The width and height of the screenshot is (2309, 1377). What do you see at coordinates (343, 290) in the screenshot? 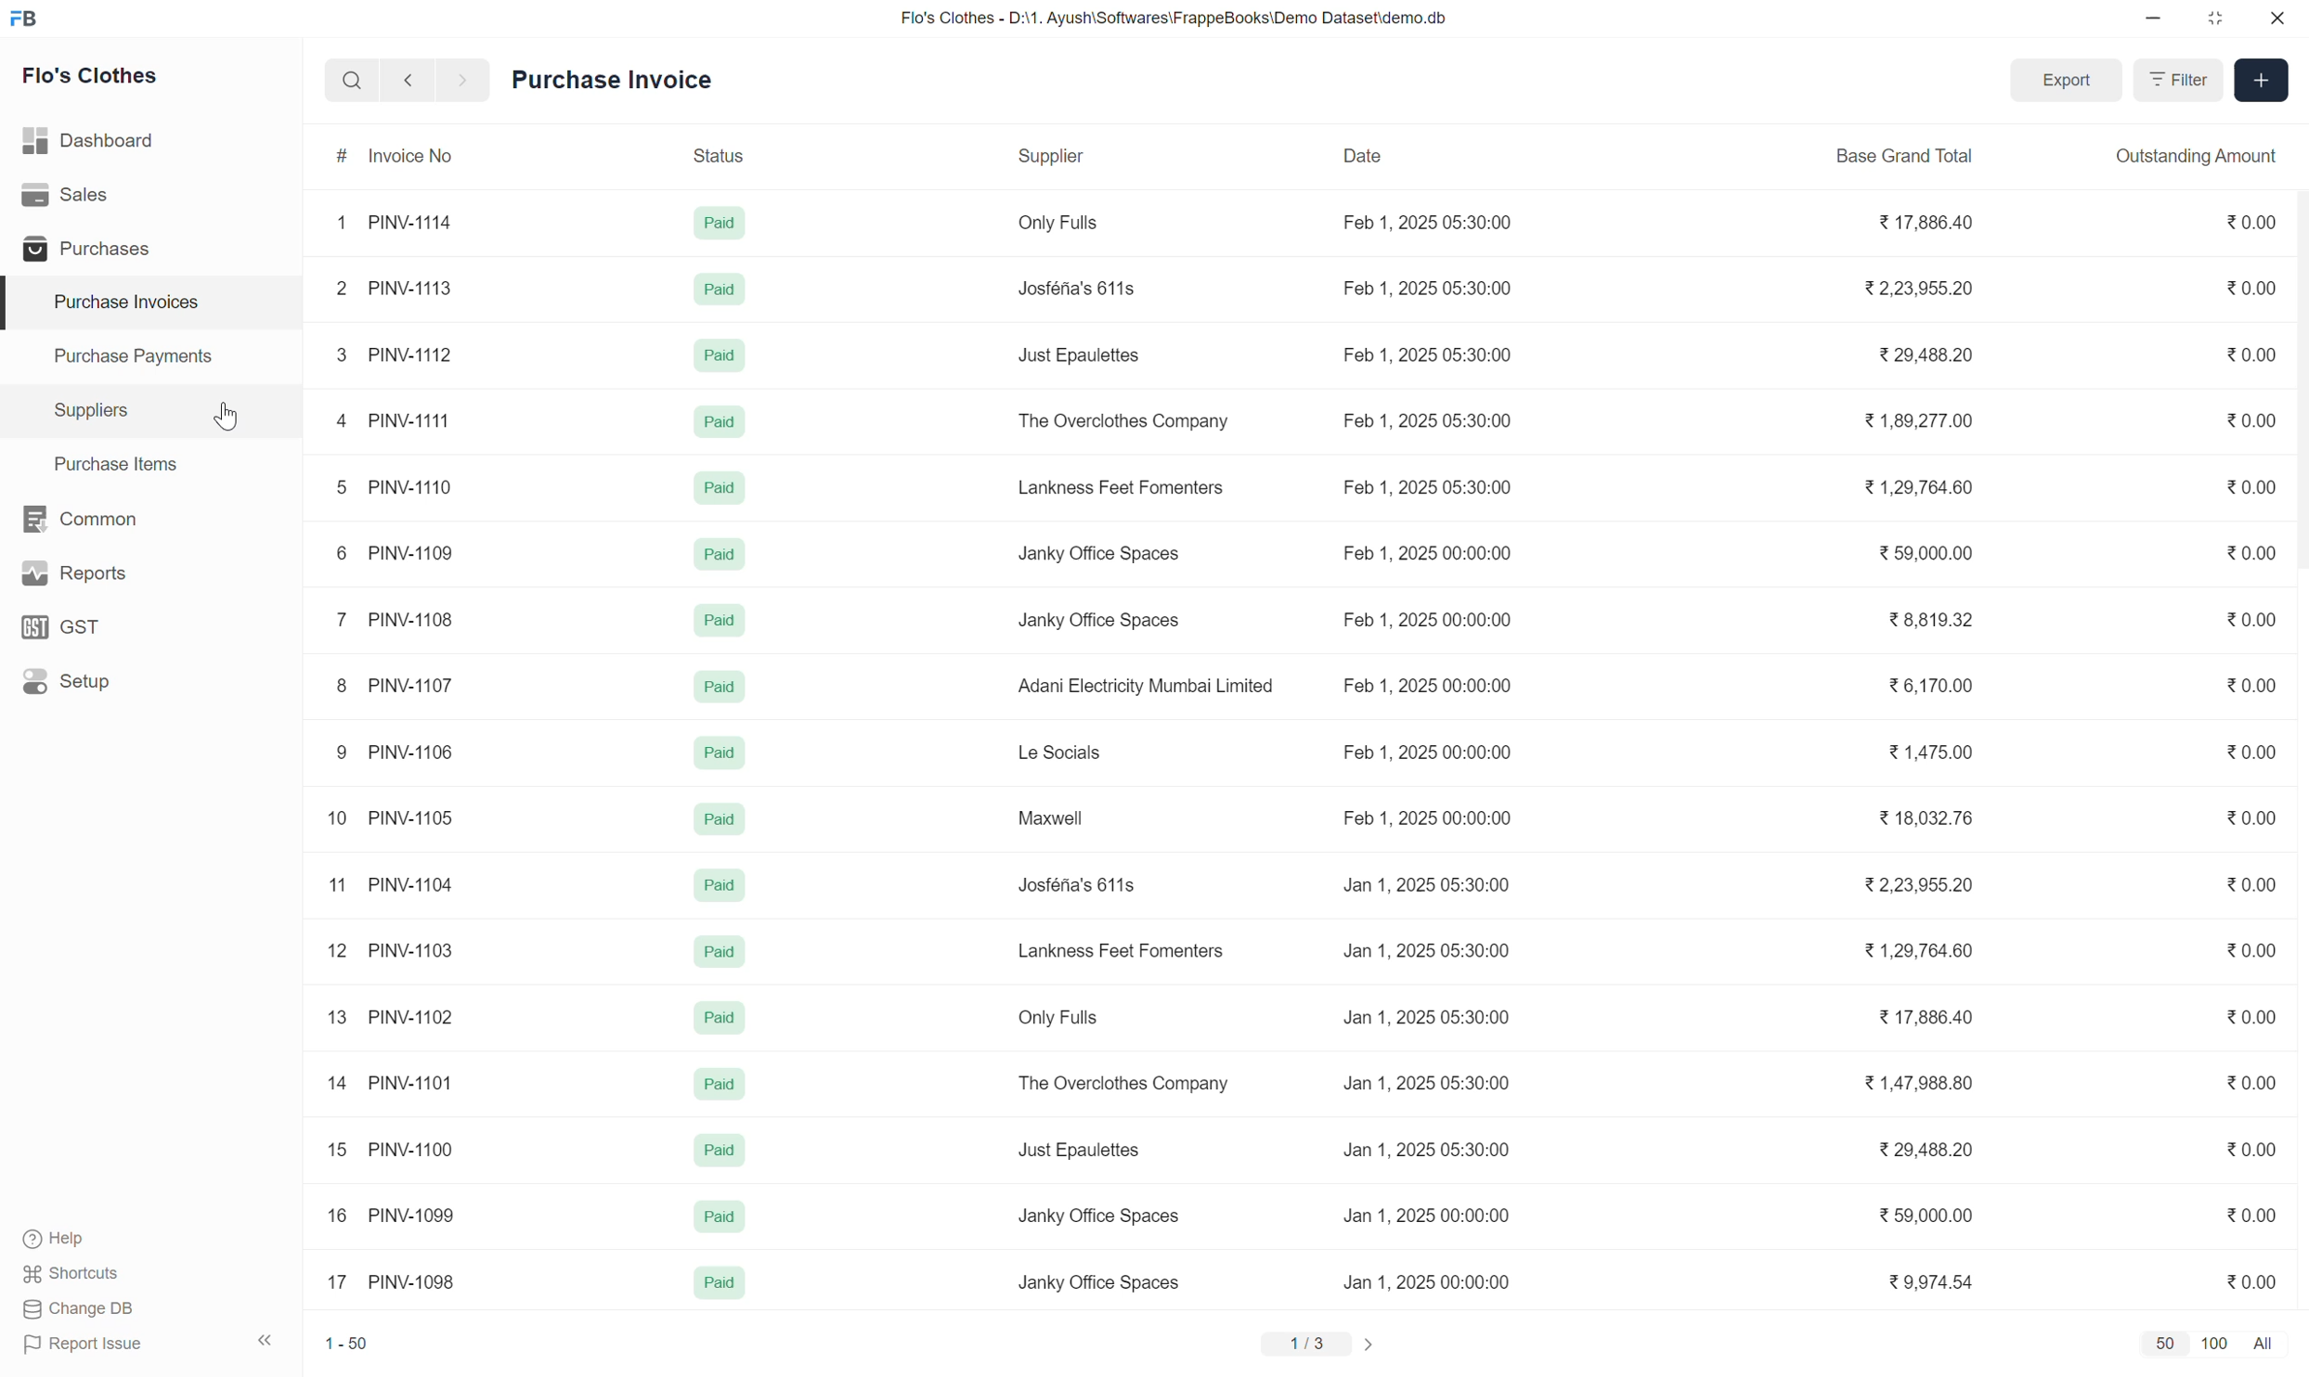
I see `2` at bounding box center [343, 290].